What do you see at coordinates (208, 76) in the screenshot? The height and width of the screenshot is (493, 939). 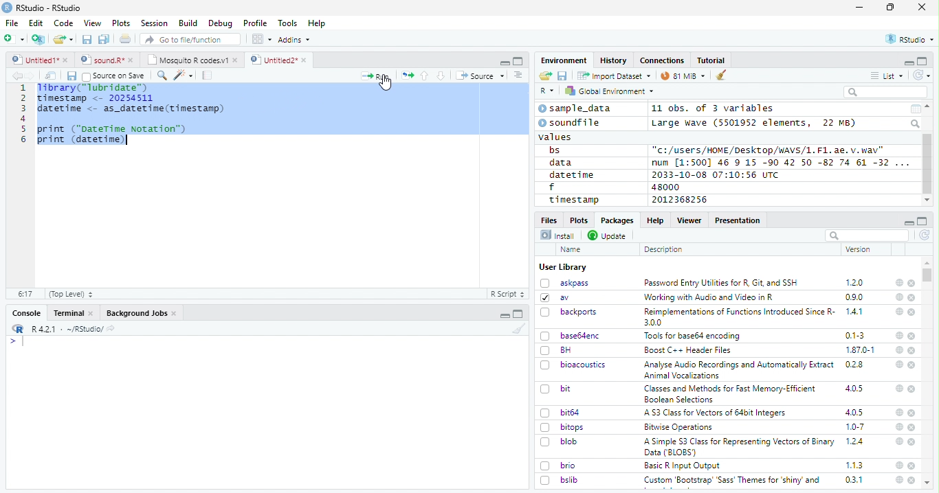 I see `Compile report` at bounding box center [208, 76].